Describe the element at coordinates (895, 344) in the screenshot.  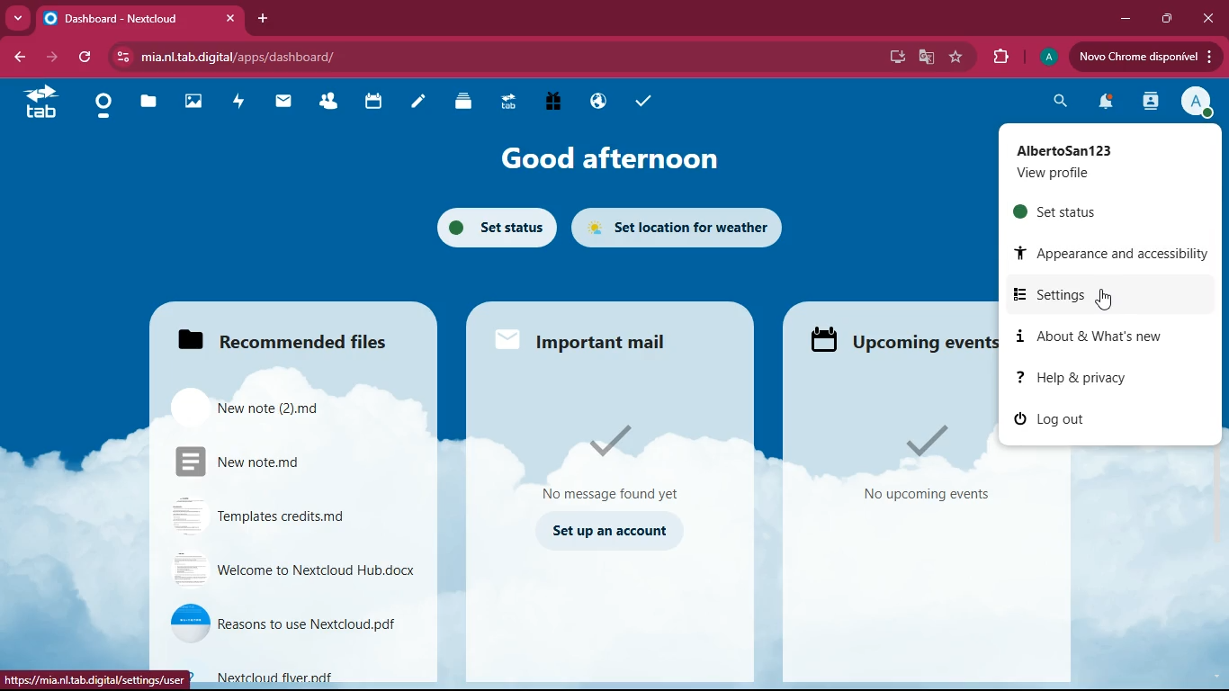
I see `events` at that location.